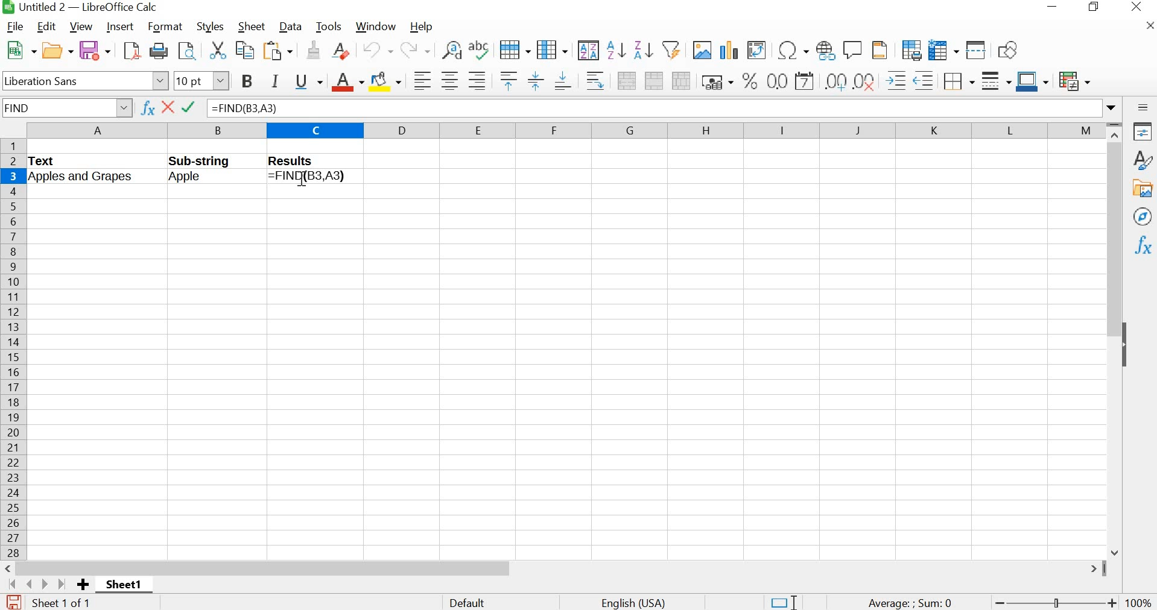  Describe the element at coordinates (38, 584) in the screenshot. I see `move to next sheet buttons` at that location.